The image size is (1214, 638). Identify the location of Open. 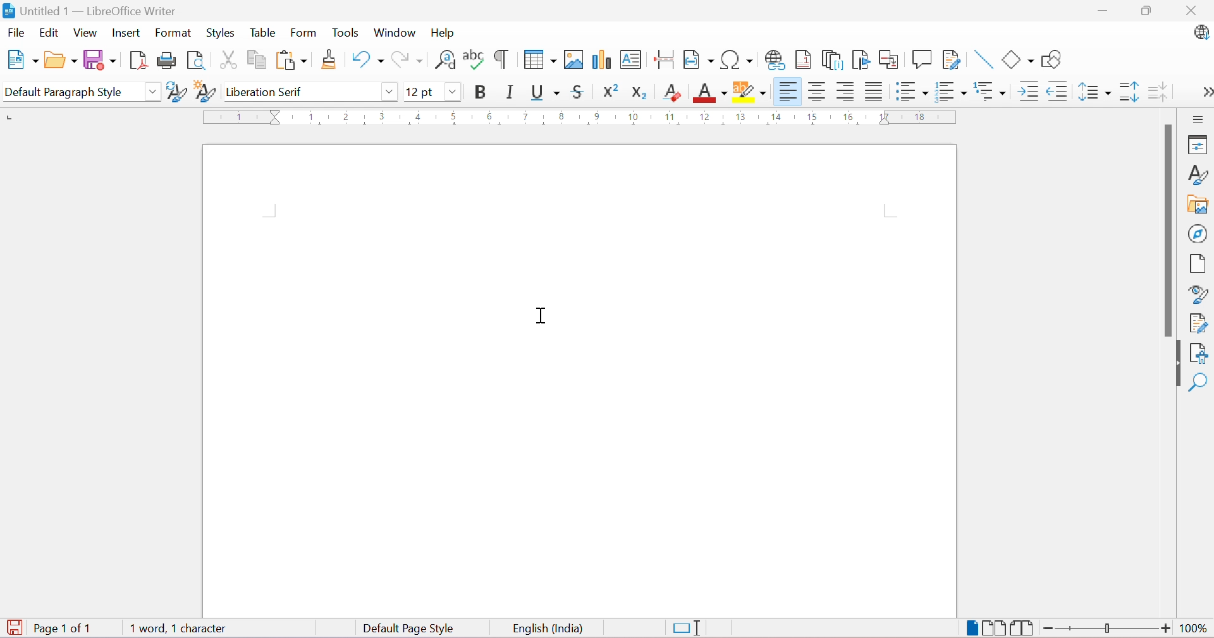
(60, 61).